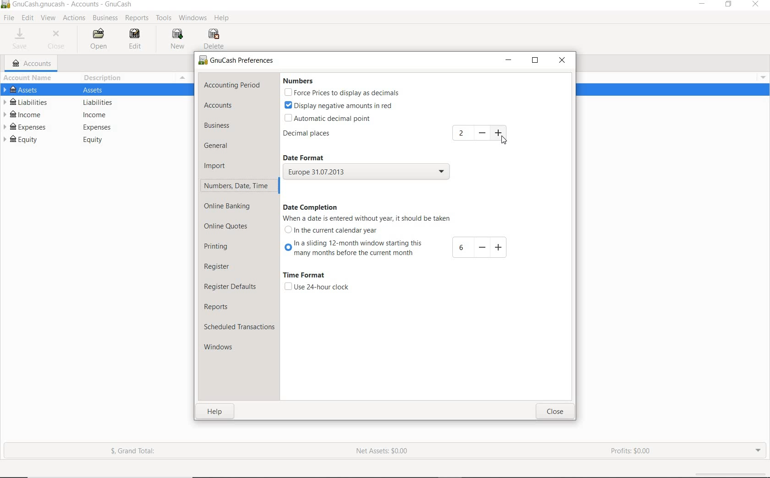 The width and height of the screenshot is (770, 478). What do you see at coordinates (383, 451) in the screenshot?
I see `NET ASSETS` at bounding box center [383, 451].